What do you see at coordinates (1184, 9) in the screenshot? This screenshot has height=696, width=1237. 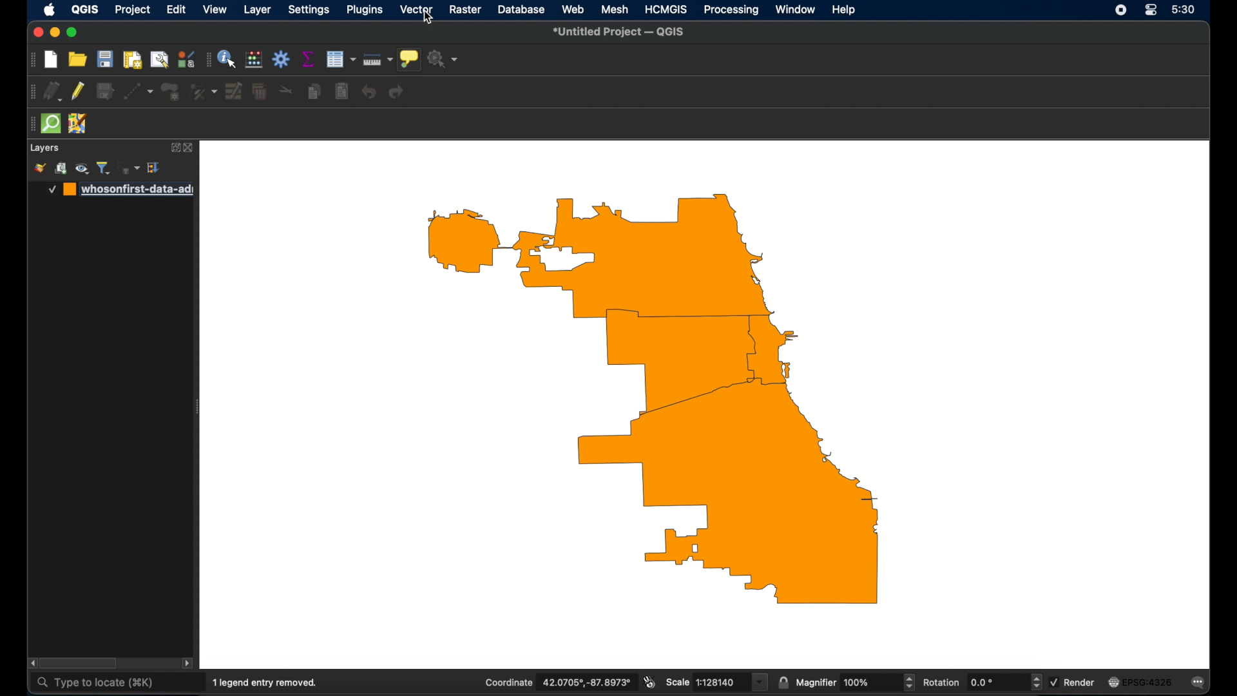 I see `time` at bounding box center [1184, 9].